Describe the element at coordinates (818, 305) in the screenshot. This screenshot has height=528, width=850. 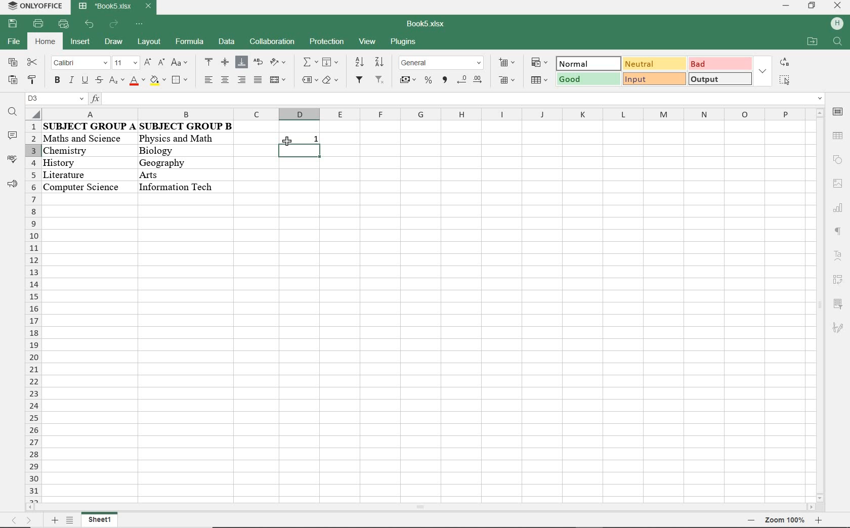
I see `scrollbar` at that location.